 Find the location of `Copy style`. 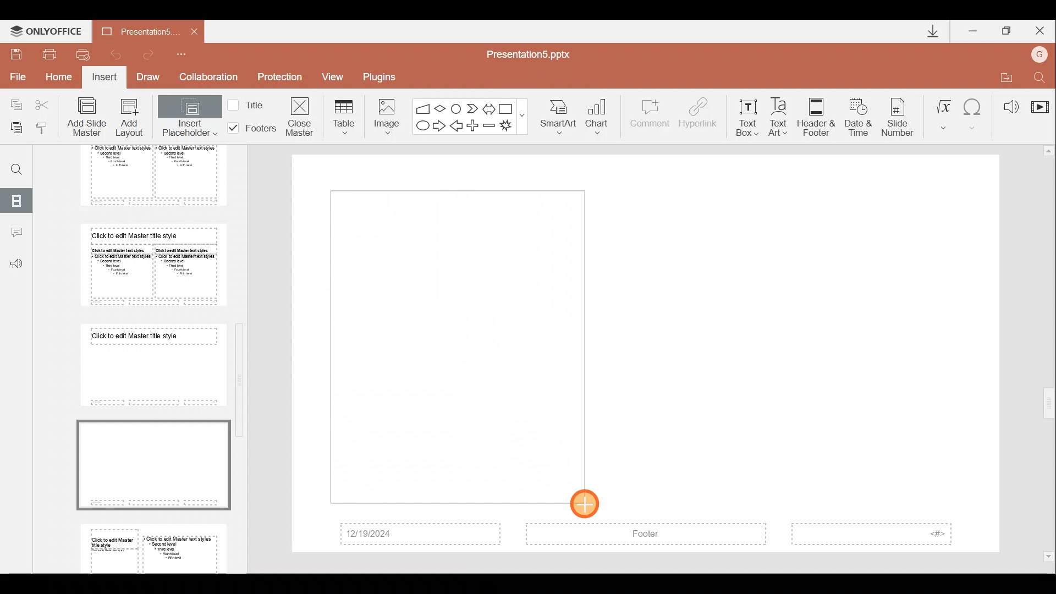

Copy style is located at coordinates (47, 128).